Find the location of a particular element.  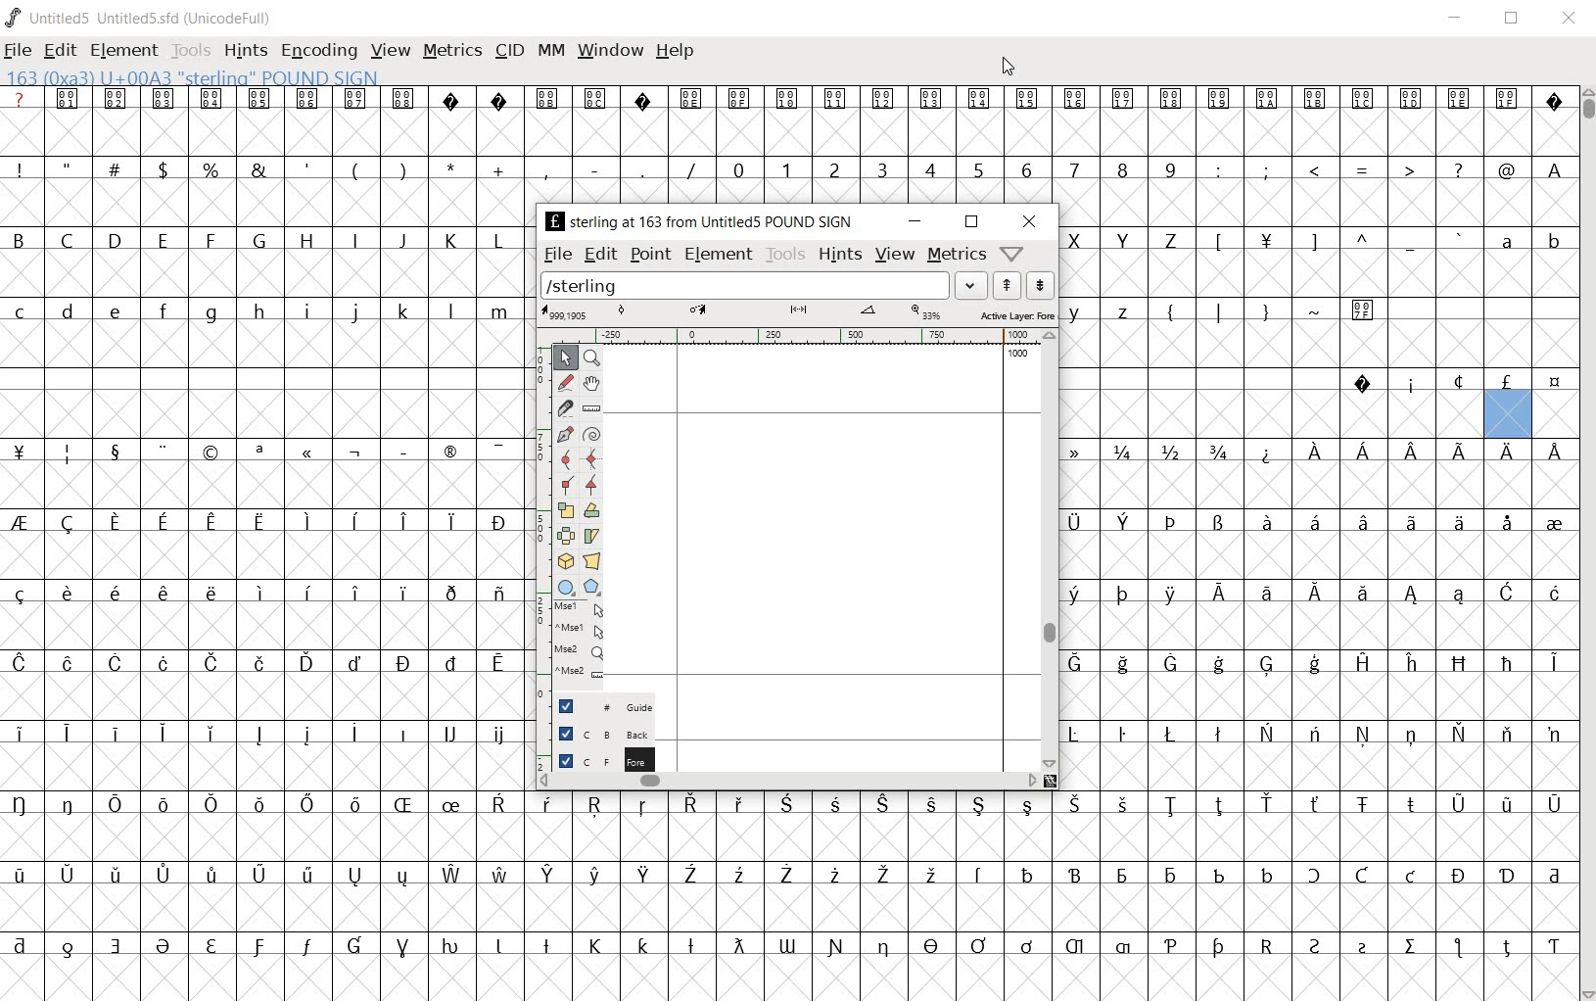

Symbol is located at coordinates (1219, 806).